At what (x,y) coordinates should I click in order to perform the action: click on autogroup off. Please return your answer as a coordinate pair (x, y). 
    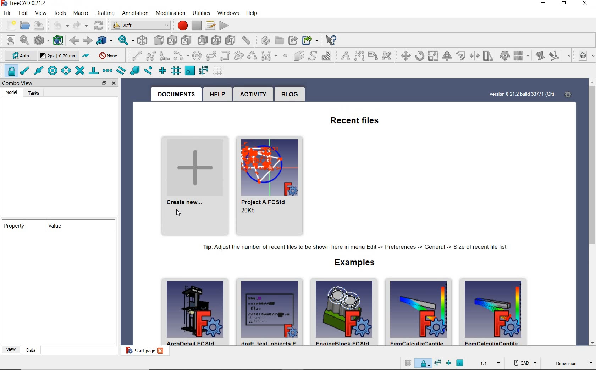
    Looking at the image, I should click on (109, 56).